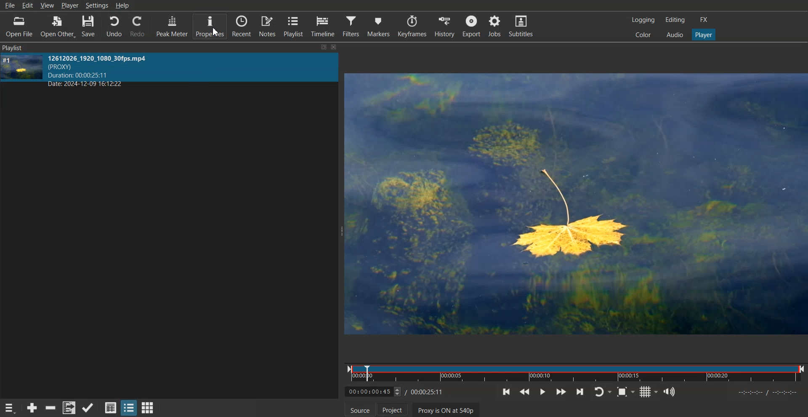  I want to click on Preview, so click(576, 205).